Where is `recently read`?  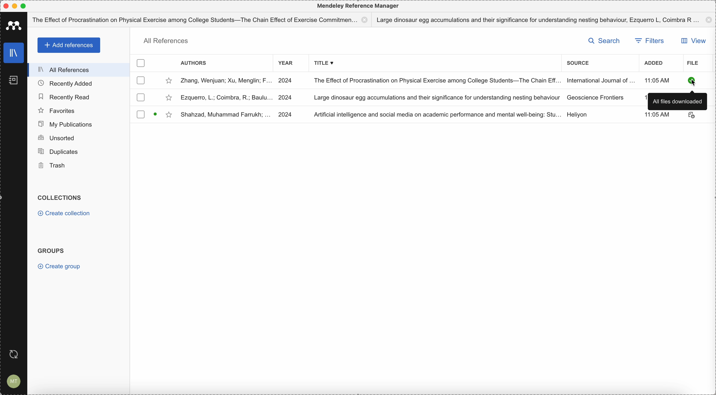 recently read is located at coordinates (64, 98).